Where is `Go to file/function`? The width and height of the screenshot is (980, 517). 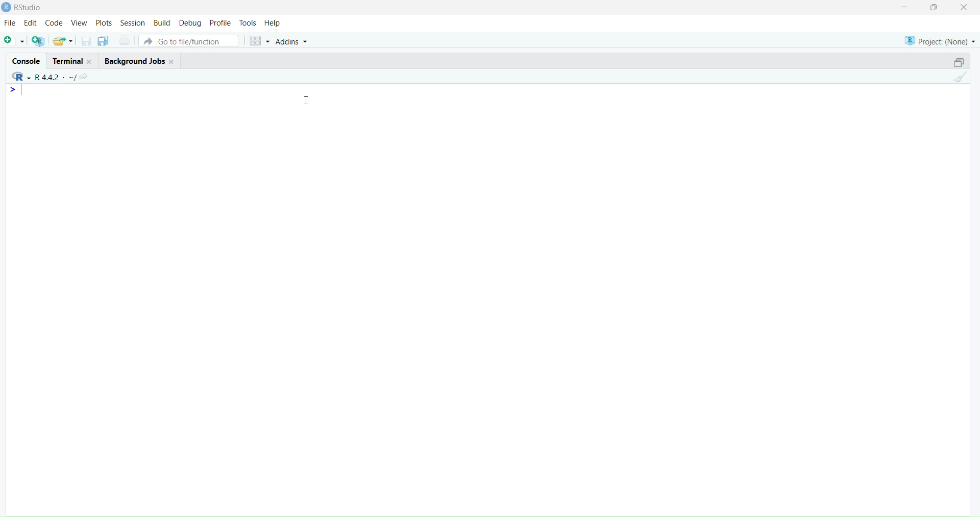
Go to file/function is located at coordinates (189, 41).